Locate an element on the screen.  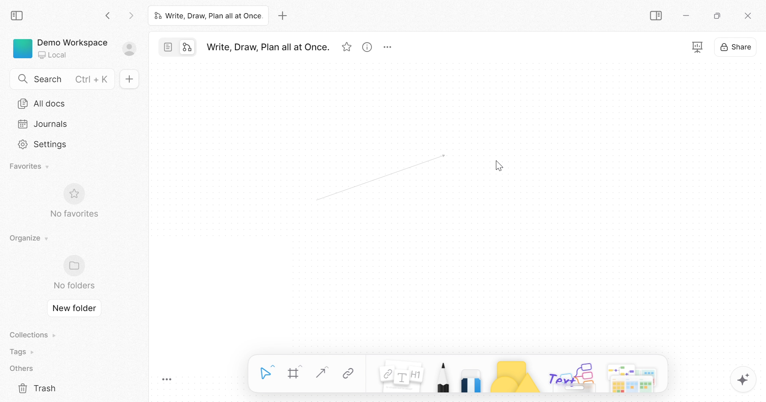
Collapse sidebar is located at coordinates (657, 16).